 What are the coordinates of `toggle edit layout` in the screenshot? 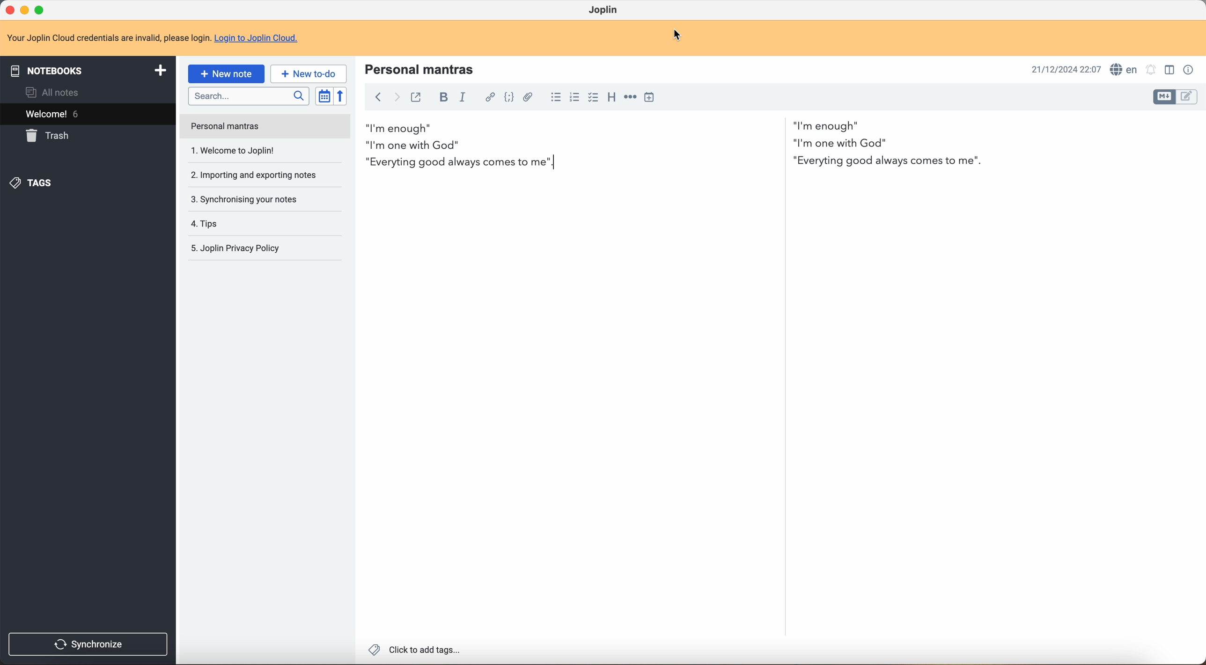 It's located at (1165, 97).